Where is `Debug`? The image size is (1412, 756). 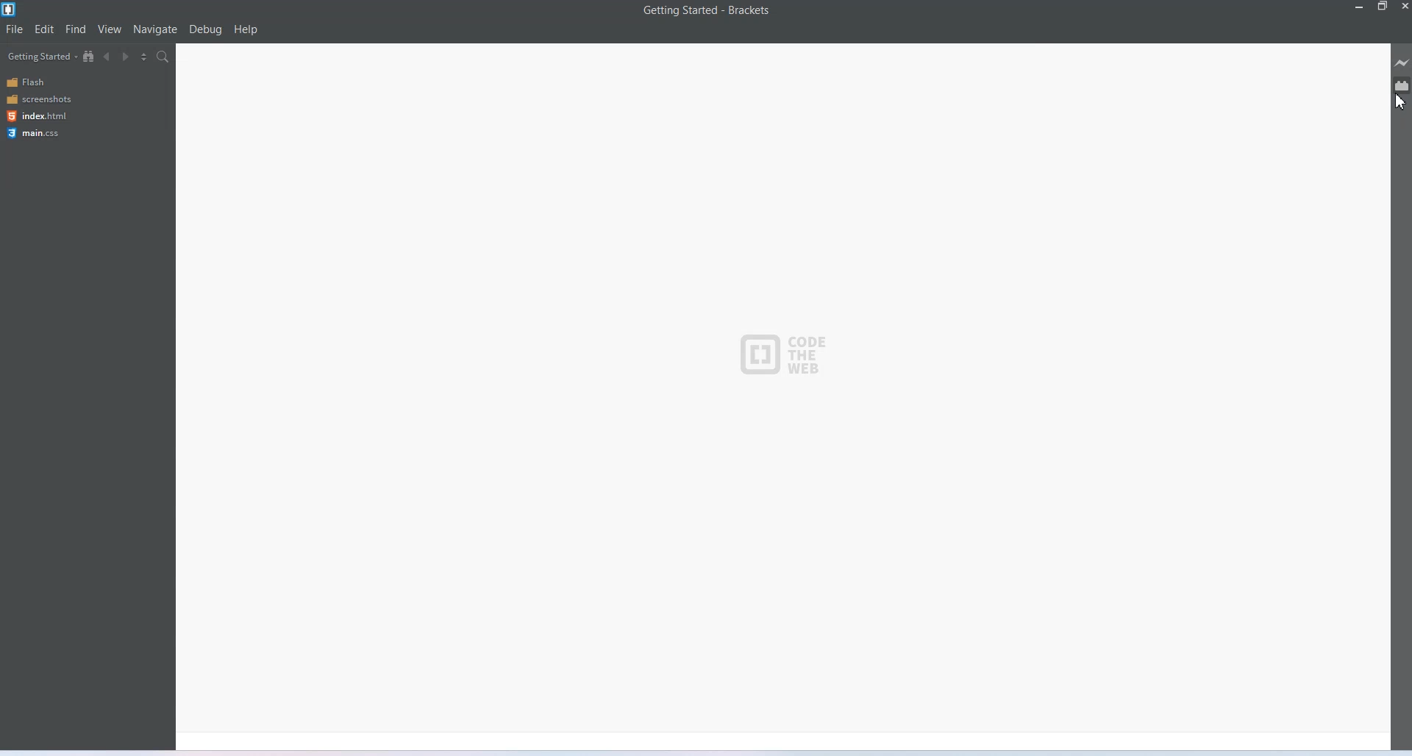 Debug is located at coordinates (206, 30).